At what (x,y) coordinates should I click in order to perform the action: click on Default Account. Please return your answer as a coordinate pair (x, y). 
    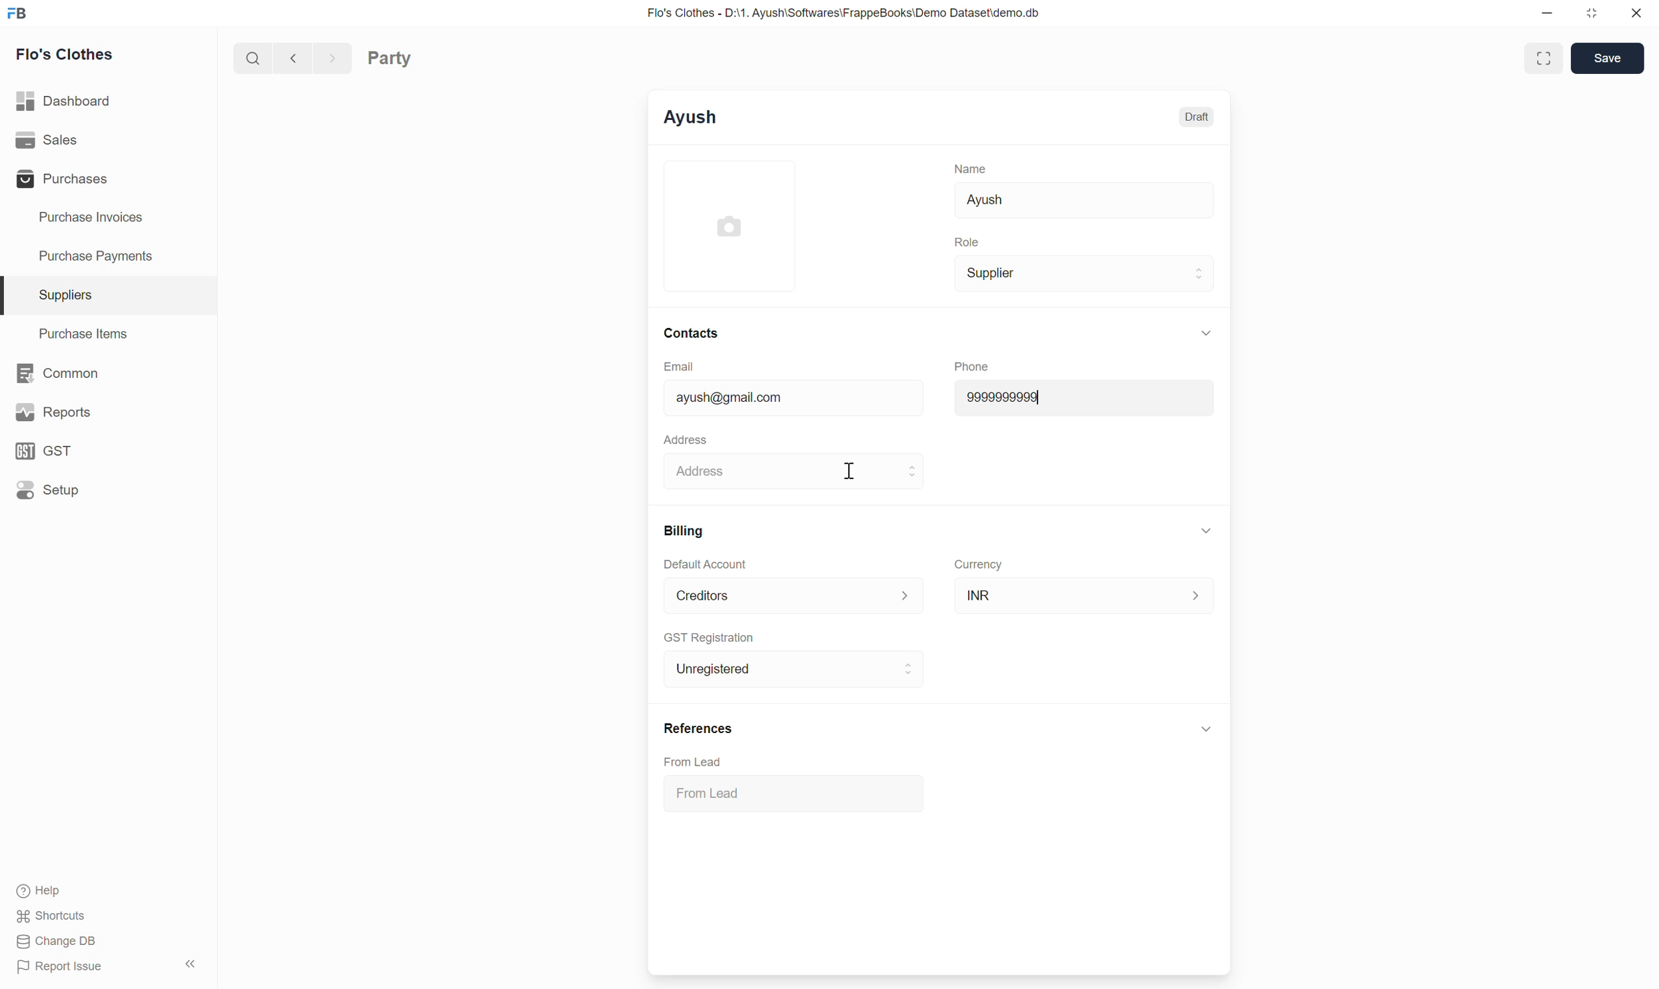
    Looking at the image, I should click on (706, 563).